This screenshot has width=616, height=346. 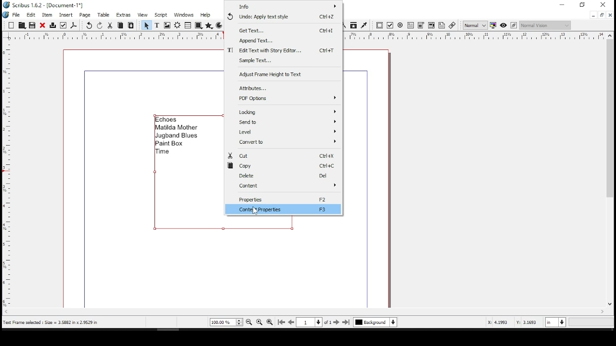 I want to click on echoes, so click(x=168, y=119).